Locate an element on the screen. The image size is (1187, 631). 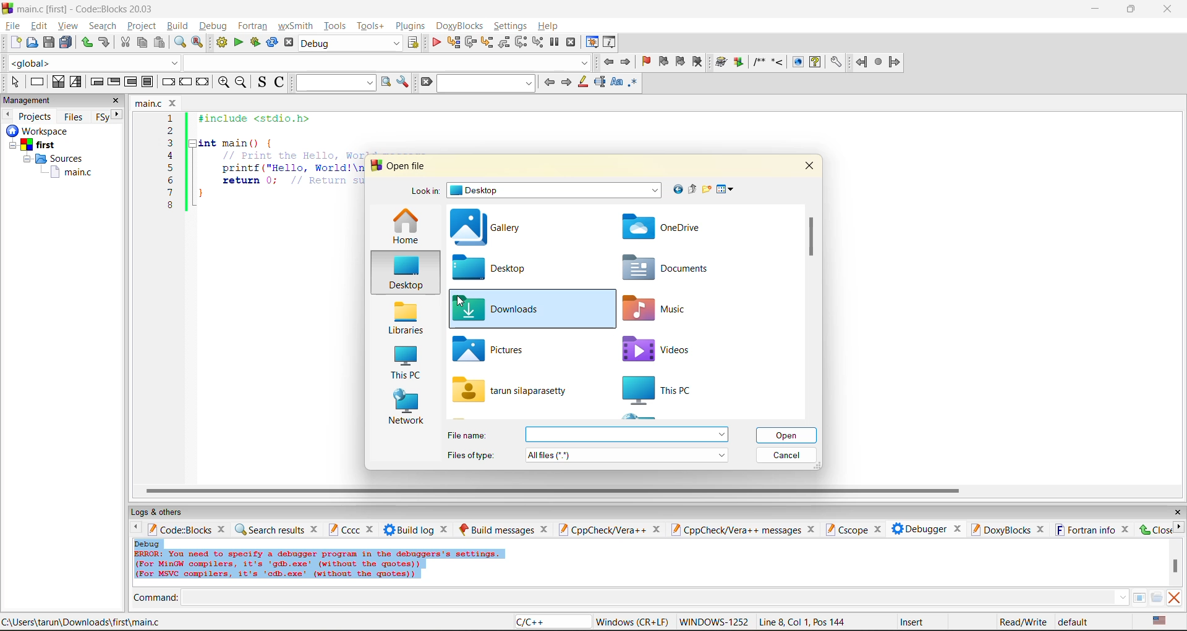
file location is located at coordinates (82, 622).